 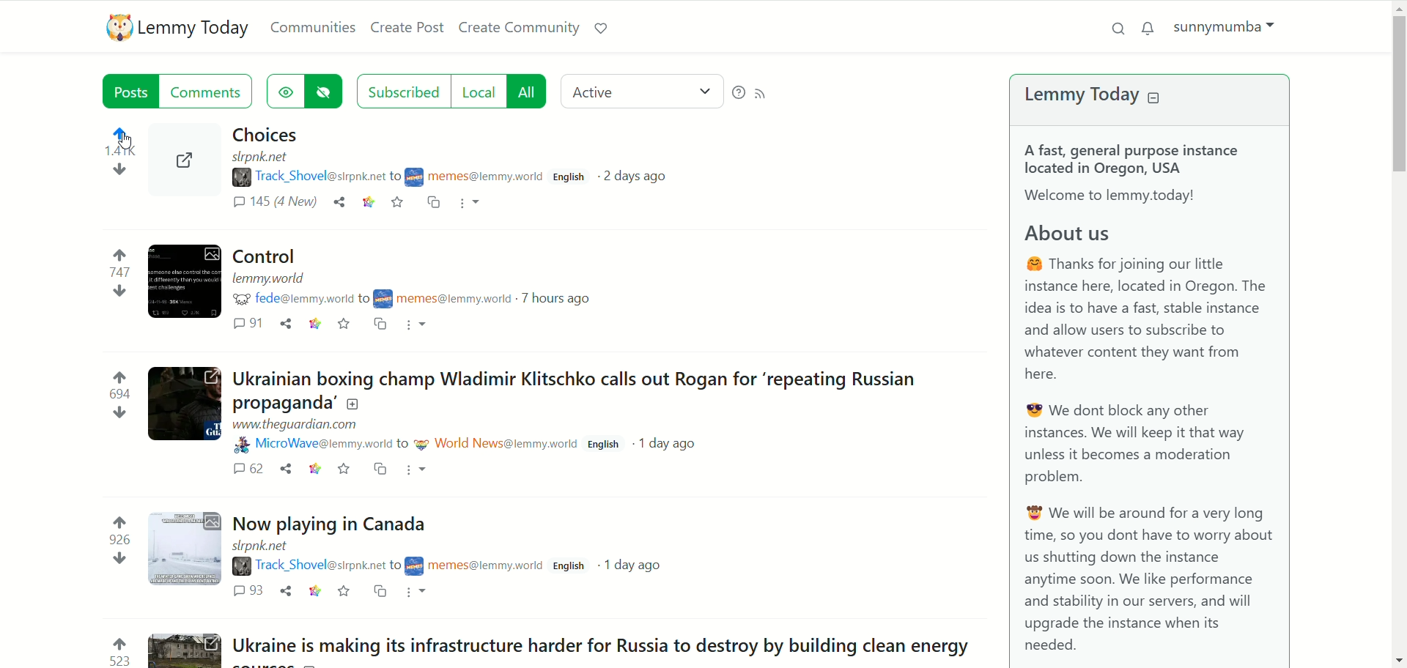 What do you see at coordinates (402, 91) in the screenshot?
I see `subscribed` at bounding box center [402, 91].